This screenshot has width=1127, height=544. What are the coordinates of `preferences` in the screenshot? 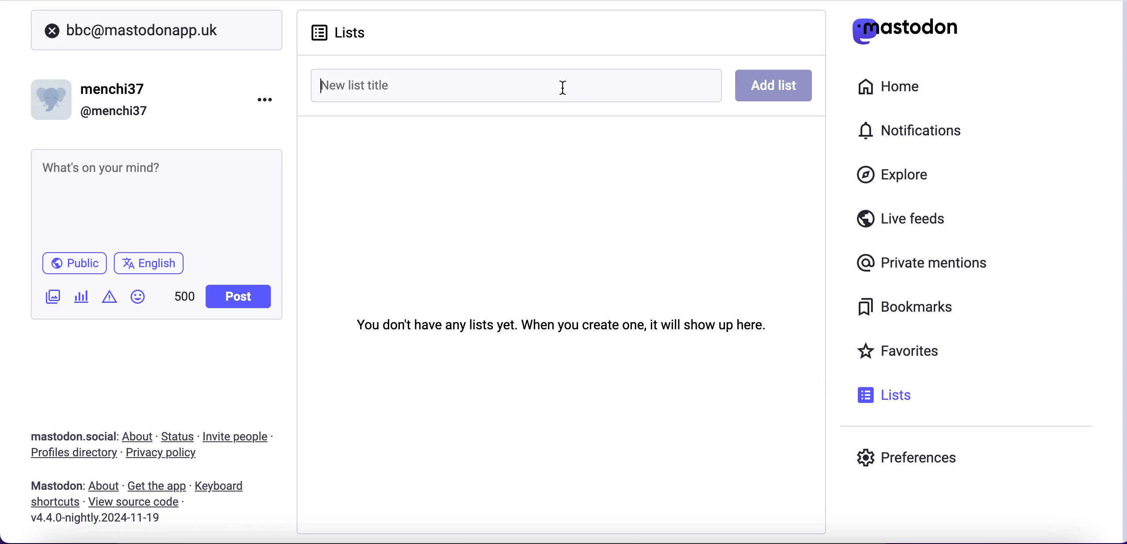 It's located at (907, 460).